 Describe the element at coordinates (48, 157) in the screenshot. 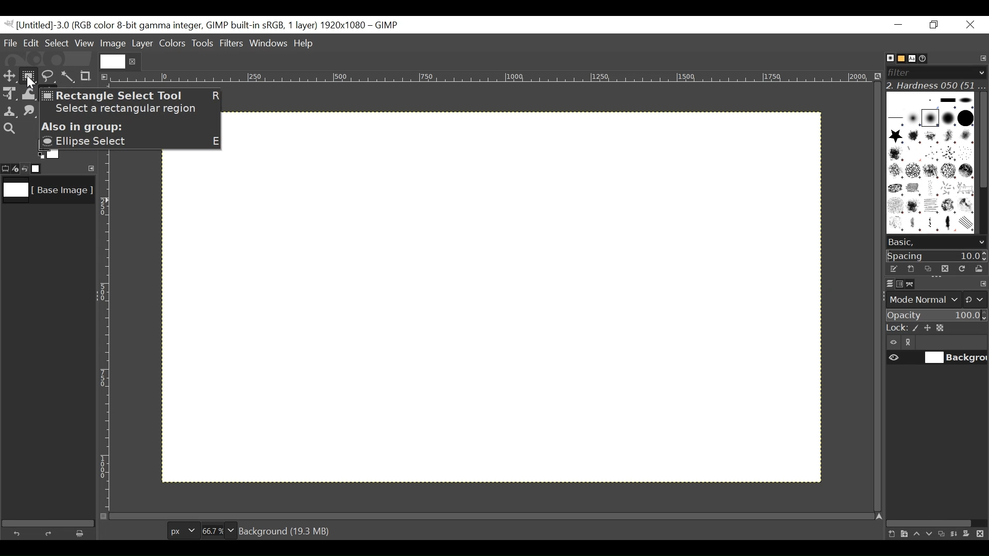

I see `Active background color` at that location.